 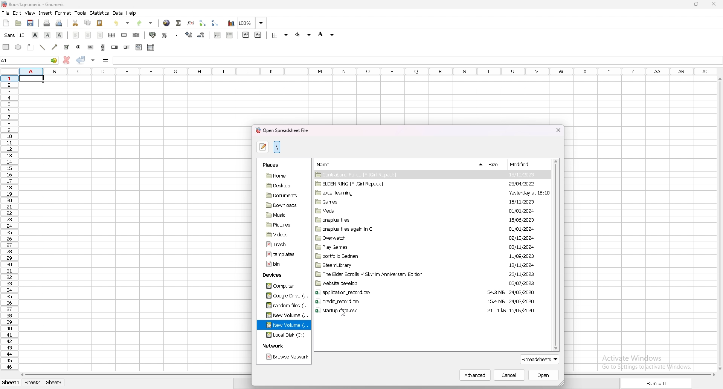 I want to click on summation, so click(x=179, y=22).